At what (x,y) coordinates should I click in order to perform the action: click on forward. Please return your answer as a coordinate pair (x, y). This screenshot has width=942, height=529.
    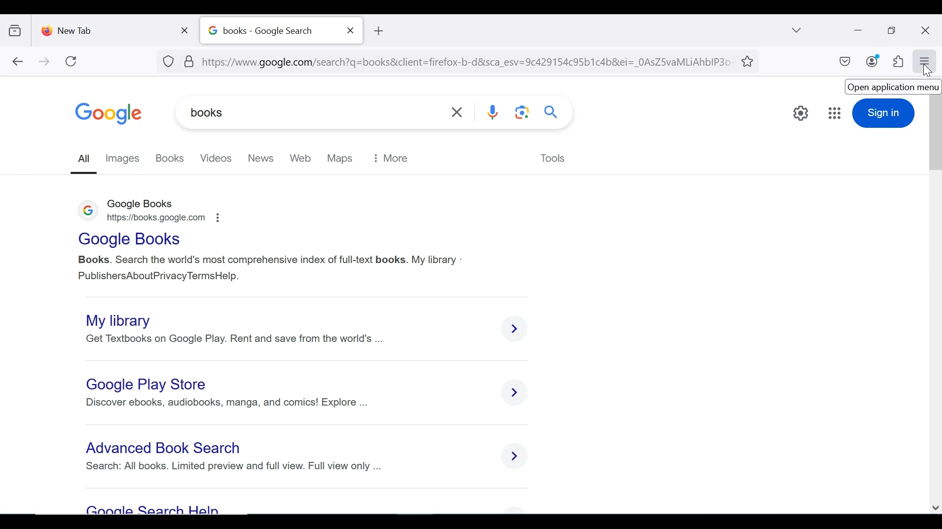
    Looking at the image, I should click on (45, 62).